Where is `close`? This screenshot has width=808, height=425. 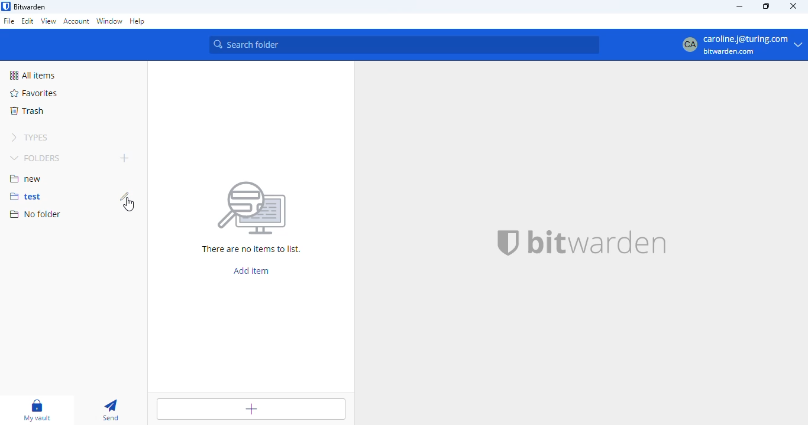
close is located at coordinates (794, 6).